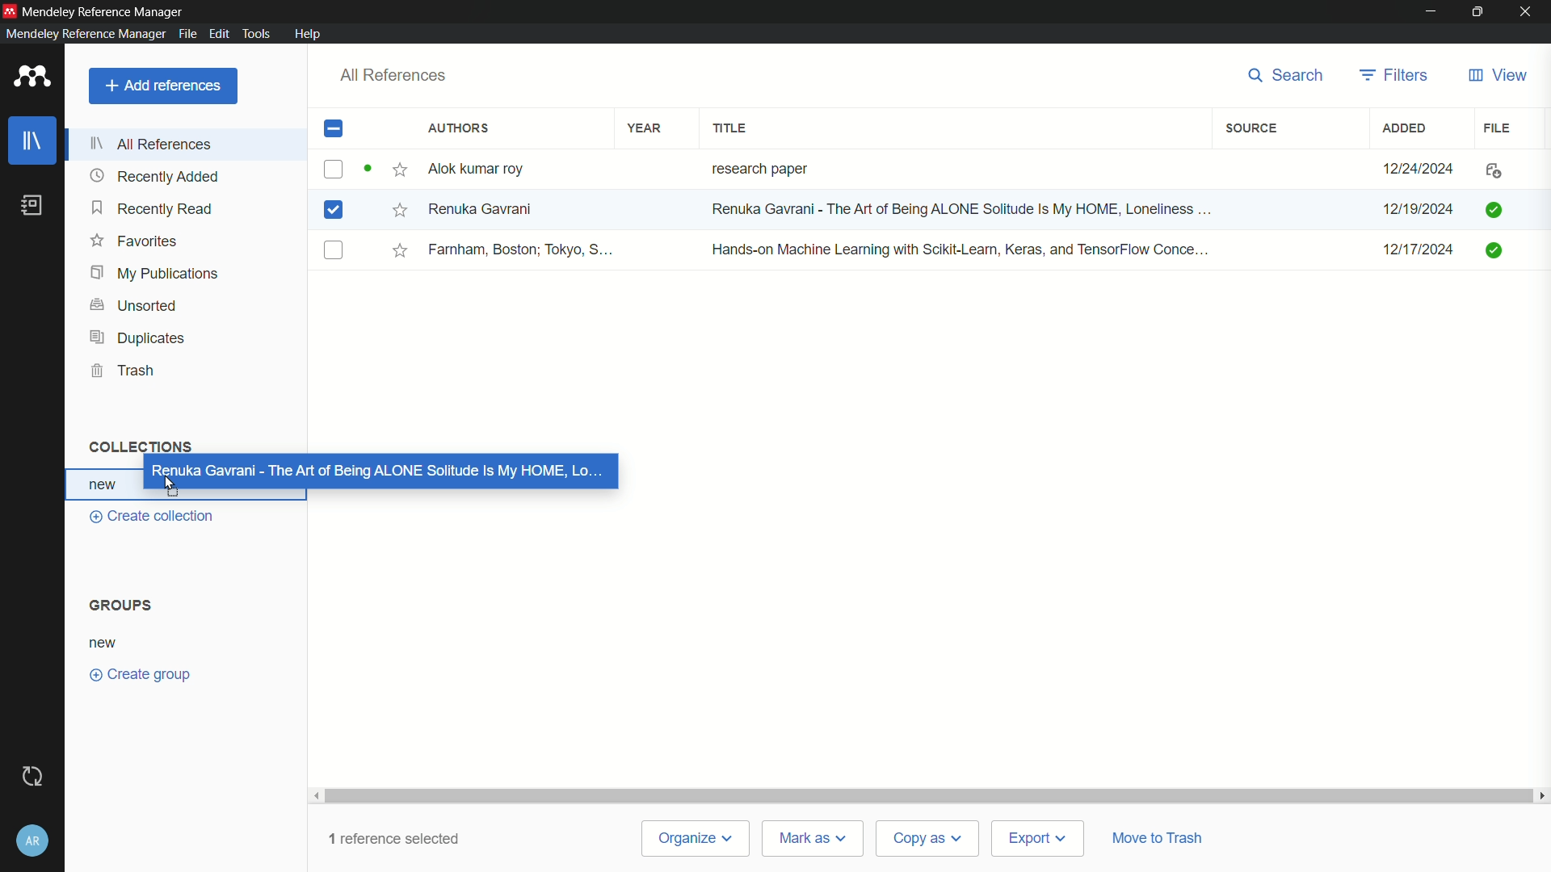 Image resolution: width=1551 pixels, height=872 pixels. I want to click on help menu, so click(309, 33).